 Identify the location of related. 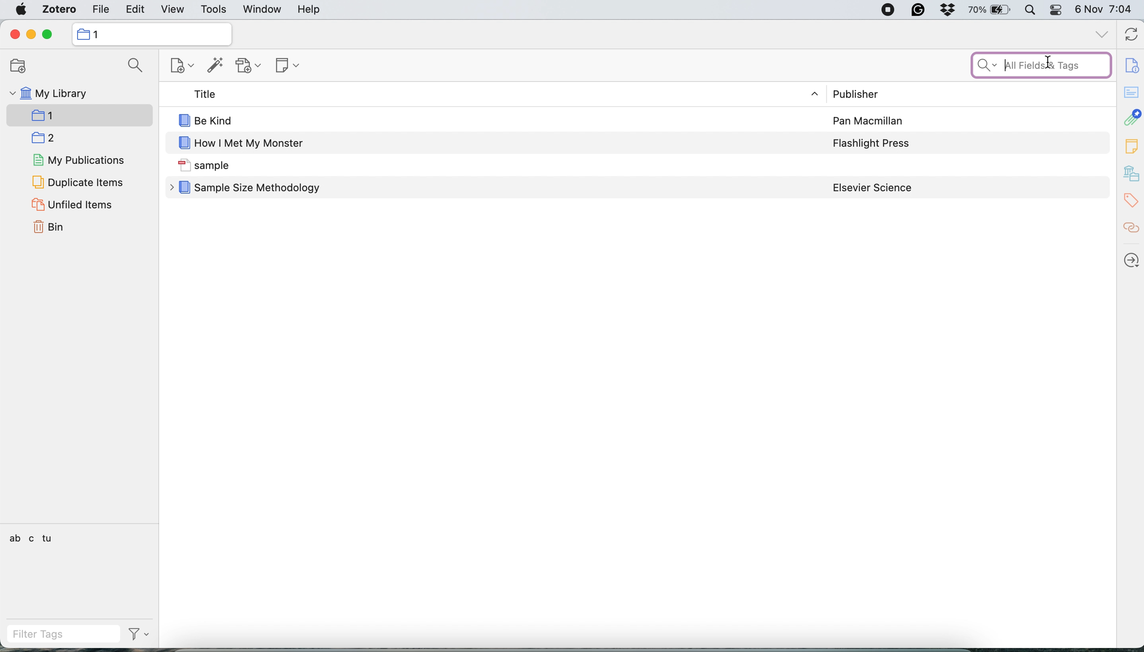
(1131, 230).